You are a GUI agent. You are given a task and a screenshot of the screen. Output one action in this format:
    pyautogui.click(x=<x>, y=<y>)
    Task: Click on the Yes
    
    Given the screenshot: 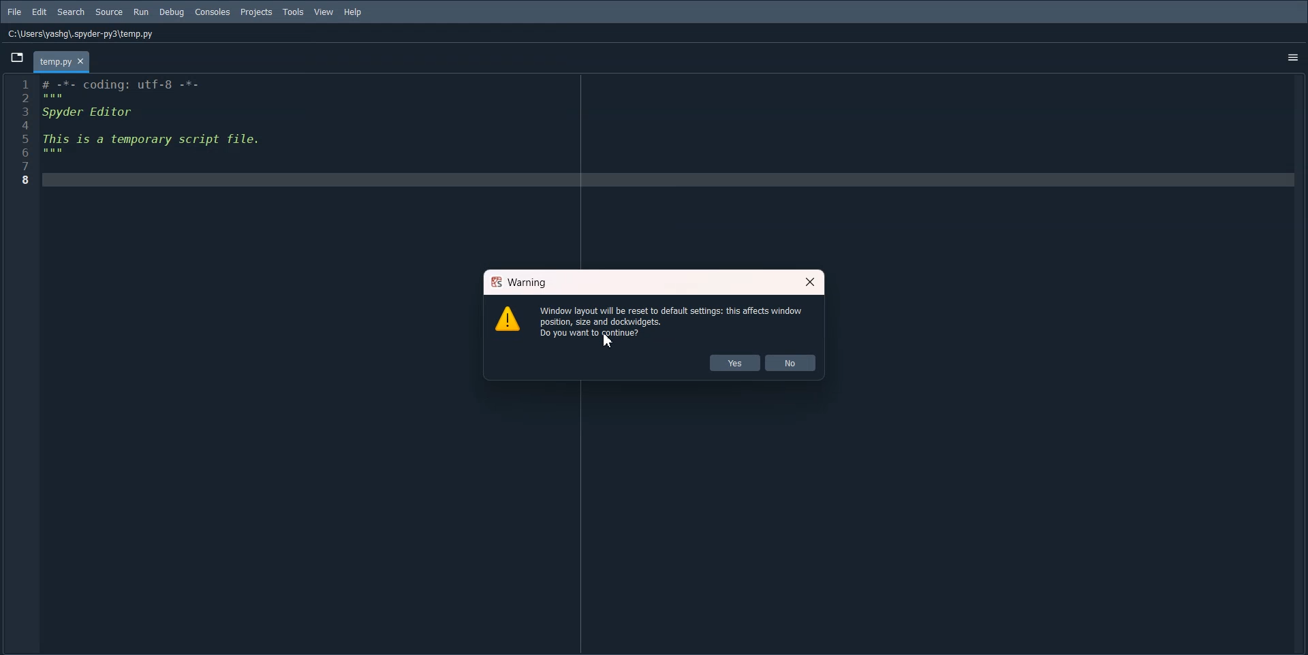 What is the action you would take?
    pyautogui.click(x=736, y=363)
    